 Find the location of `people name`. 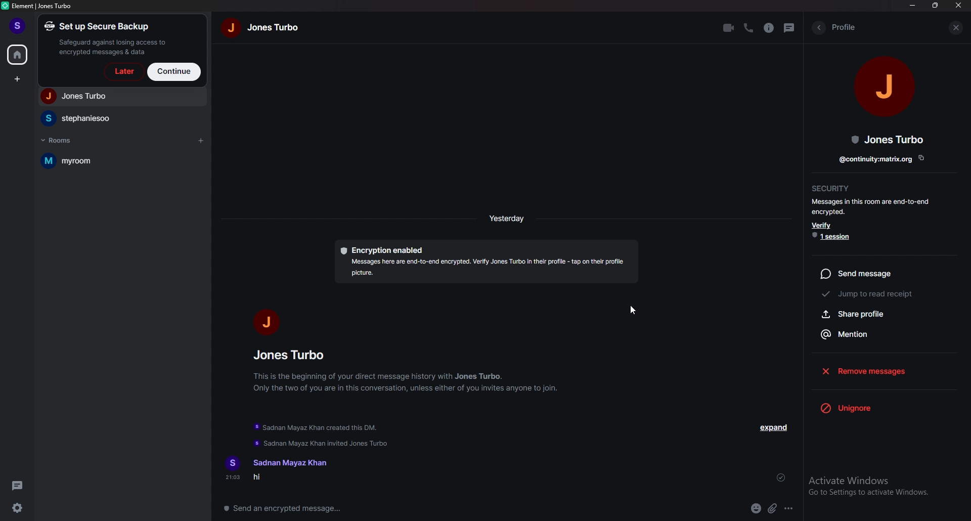

people name is located at coordinates (888, 140).